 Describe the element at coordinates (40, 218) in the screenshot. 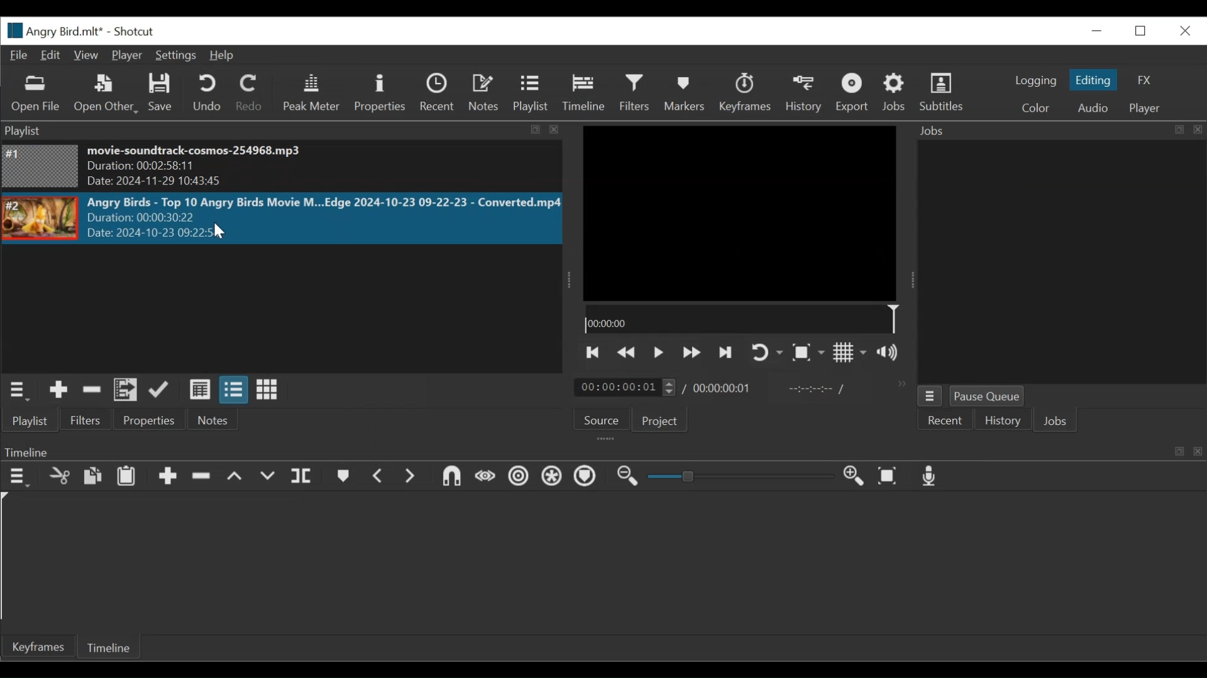

I see `Image` at that location.